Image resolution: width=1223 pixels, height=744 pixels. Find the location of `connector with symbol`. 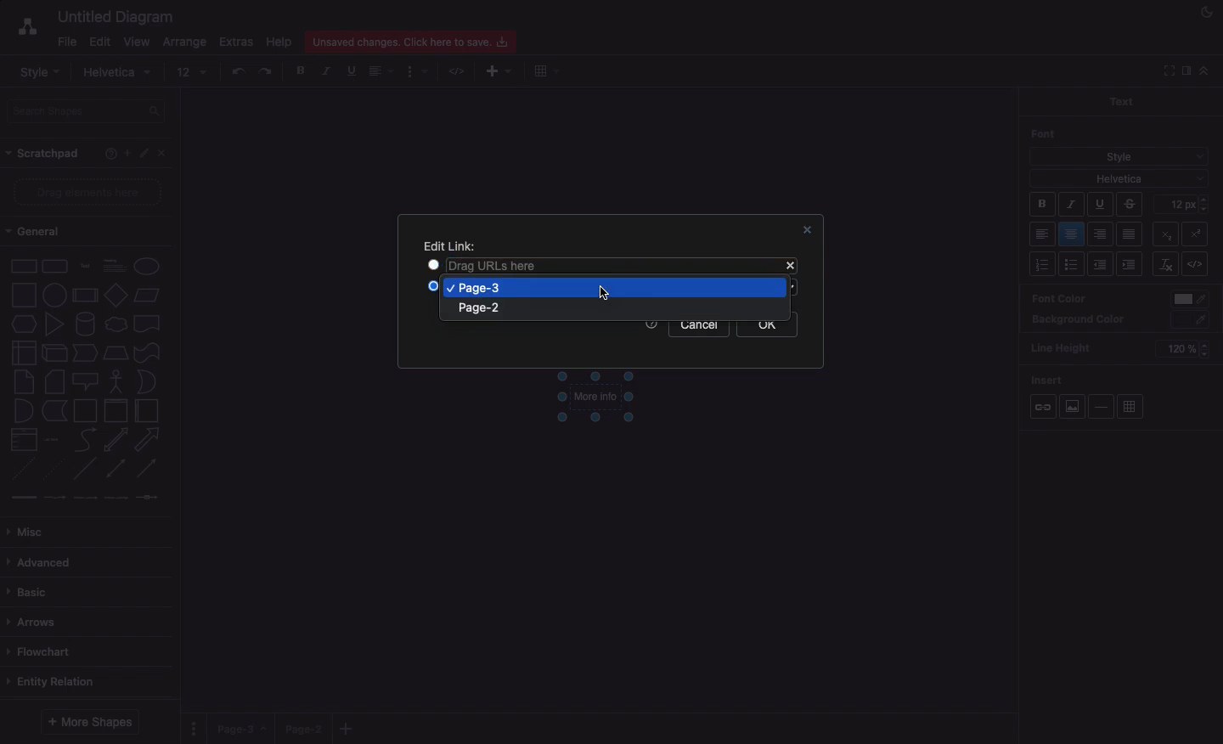

connector with symbol is located at coordinates (149, 497).